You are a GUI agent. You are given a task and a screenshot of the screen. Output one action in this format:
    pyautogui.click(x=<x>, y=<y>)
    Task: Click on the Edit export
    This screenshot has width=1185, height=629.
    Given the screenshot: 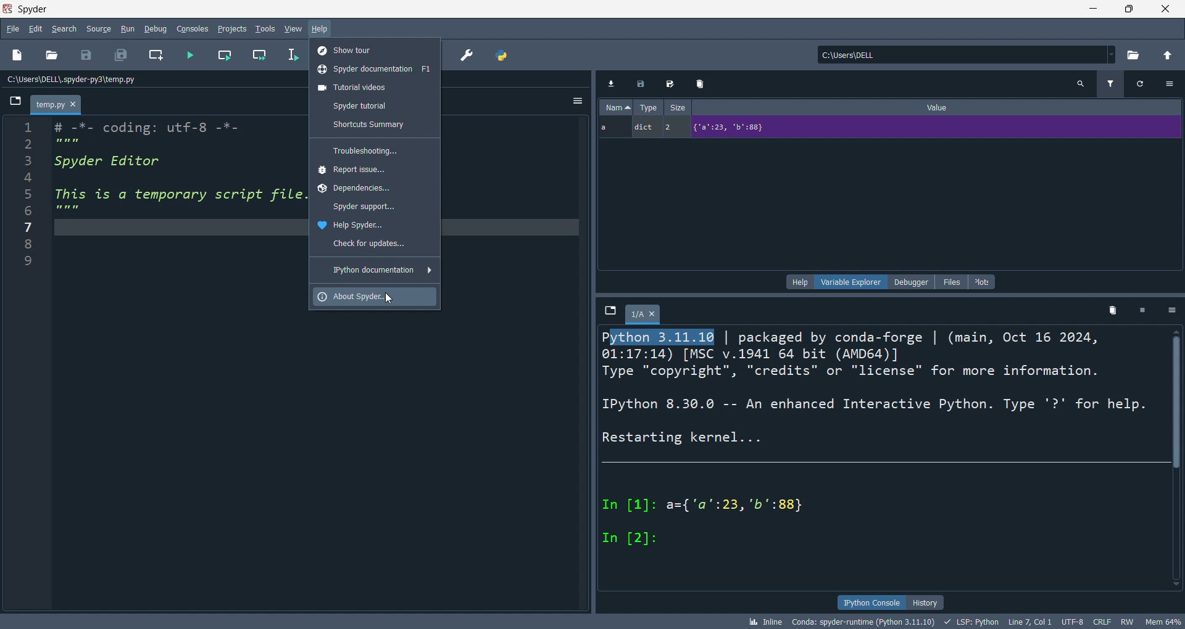 What is the action you would take?
    pyautogui.click(x=671, y=82)
    